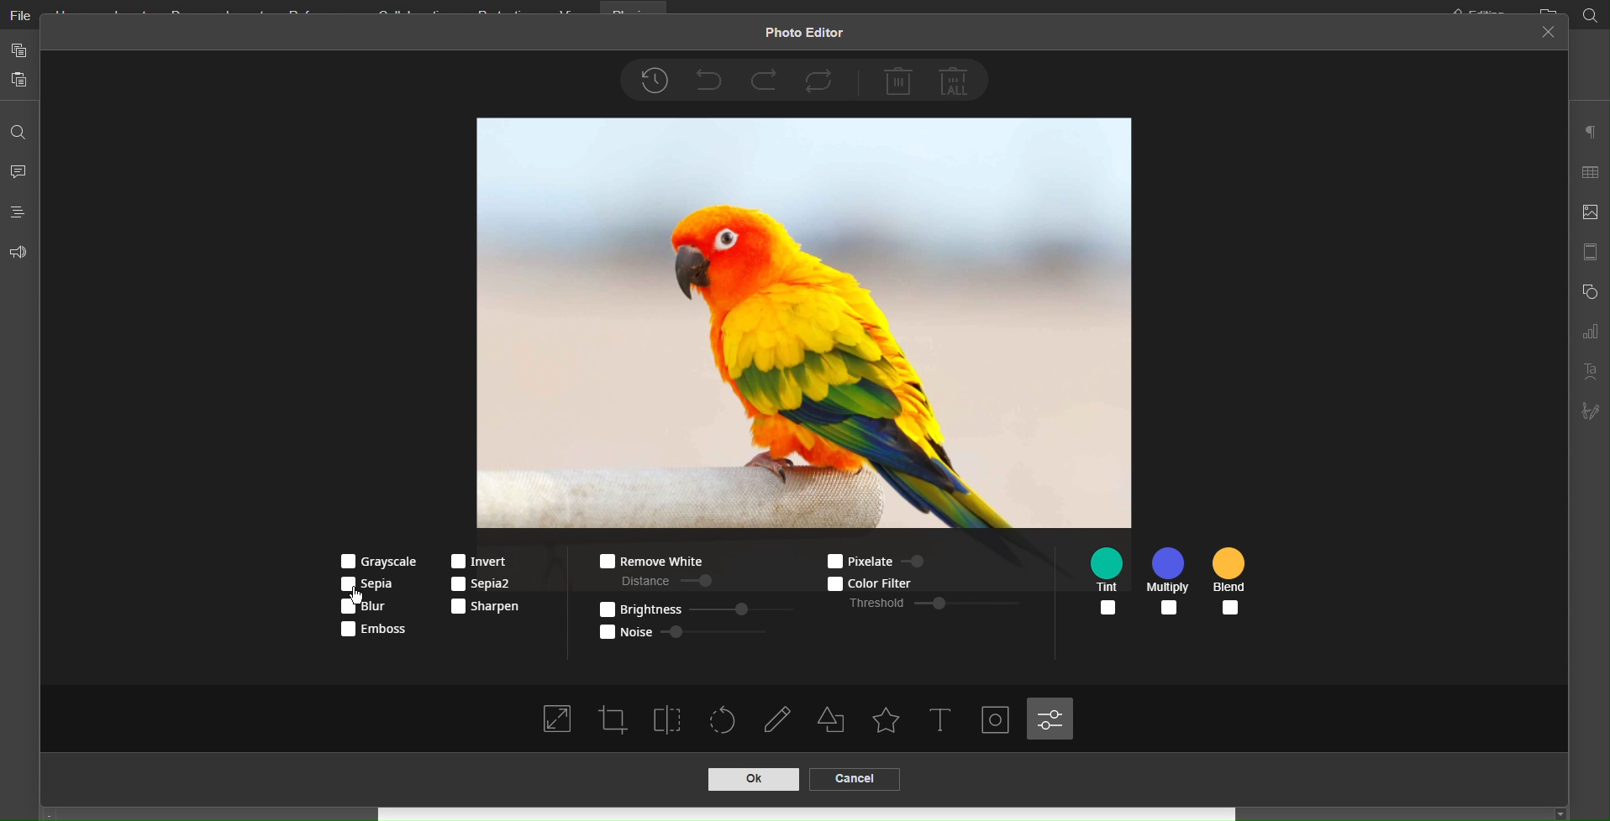 The height and width of the screenshot is (821, 1610). Describe the element at coordinates (1051, 719) in the screenshot. I see `Settings` at that location.